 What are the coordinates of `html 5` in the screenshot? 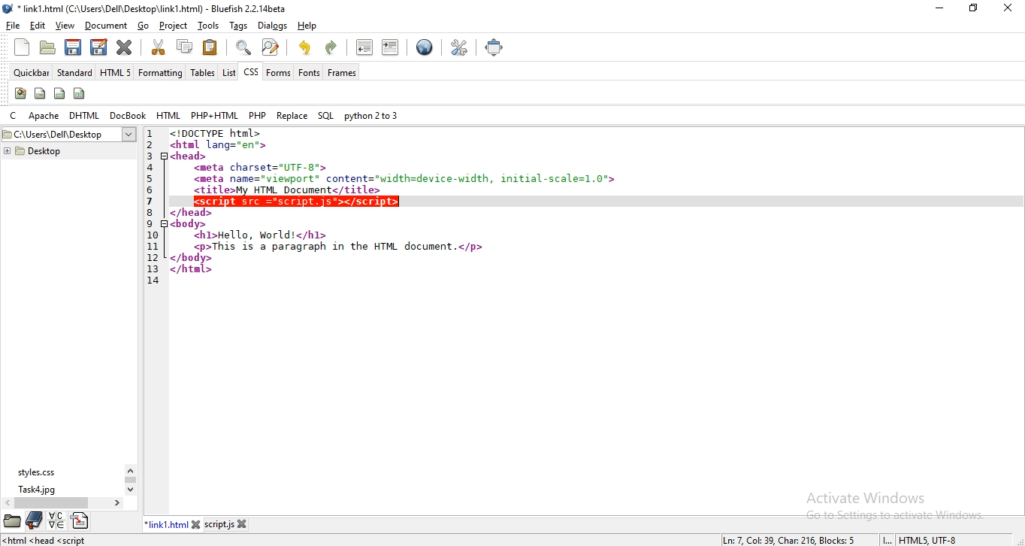 It's located at (116, 71).